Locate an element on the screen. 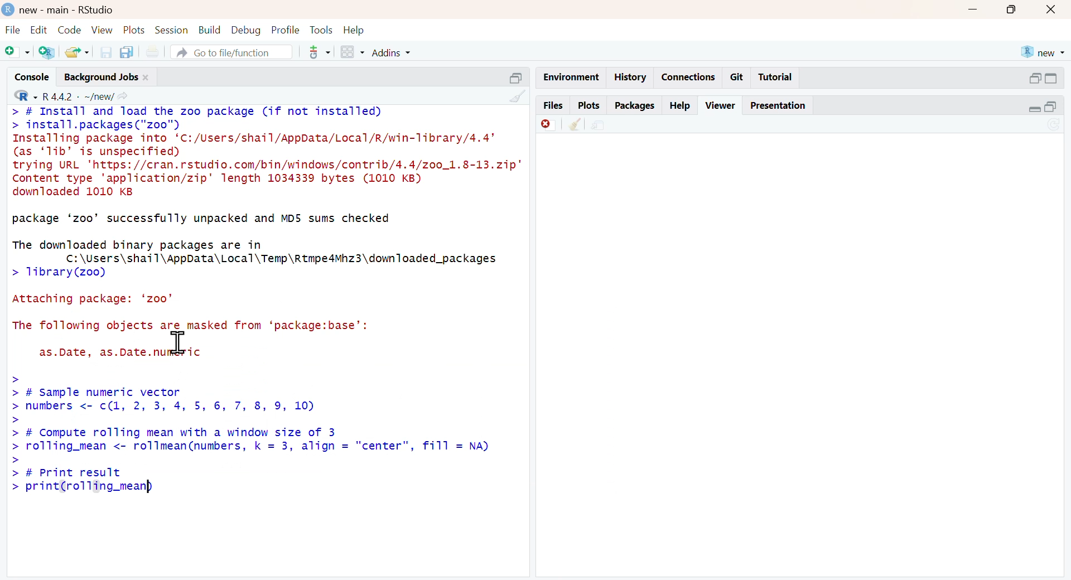 The height and width of the screenshot is (580, 1071). open in separate window is located at coordinates (1035, 78).